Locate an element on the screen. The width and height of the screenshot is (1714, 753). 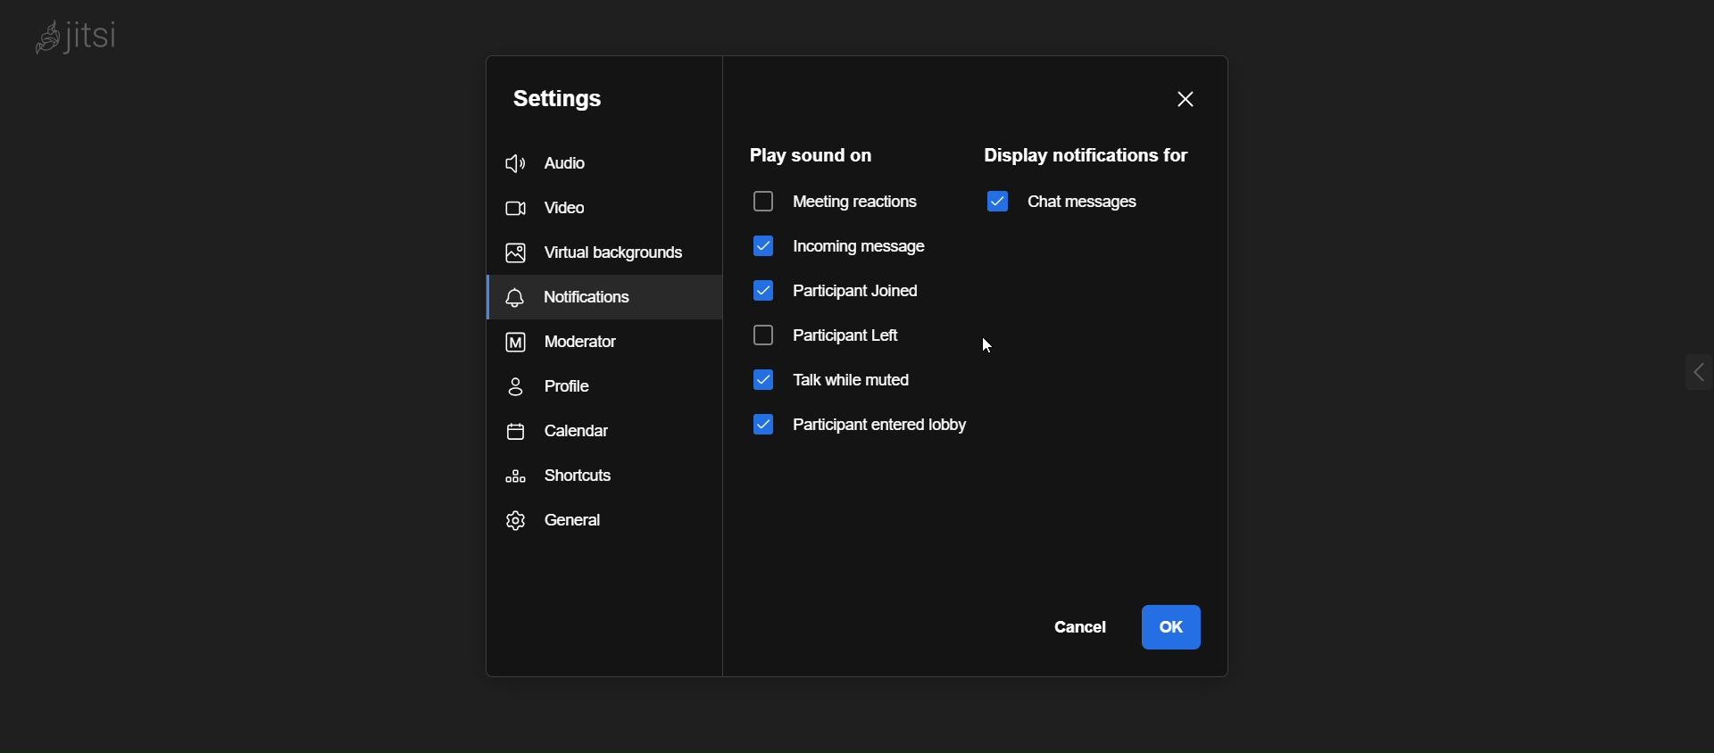
meeting reaction is located at coordinates (839, 203).